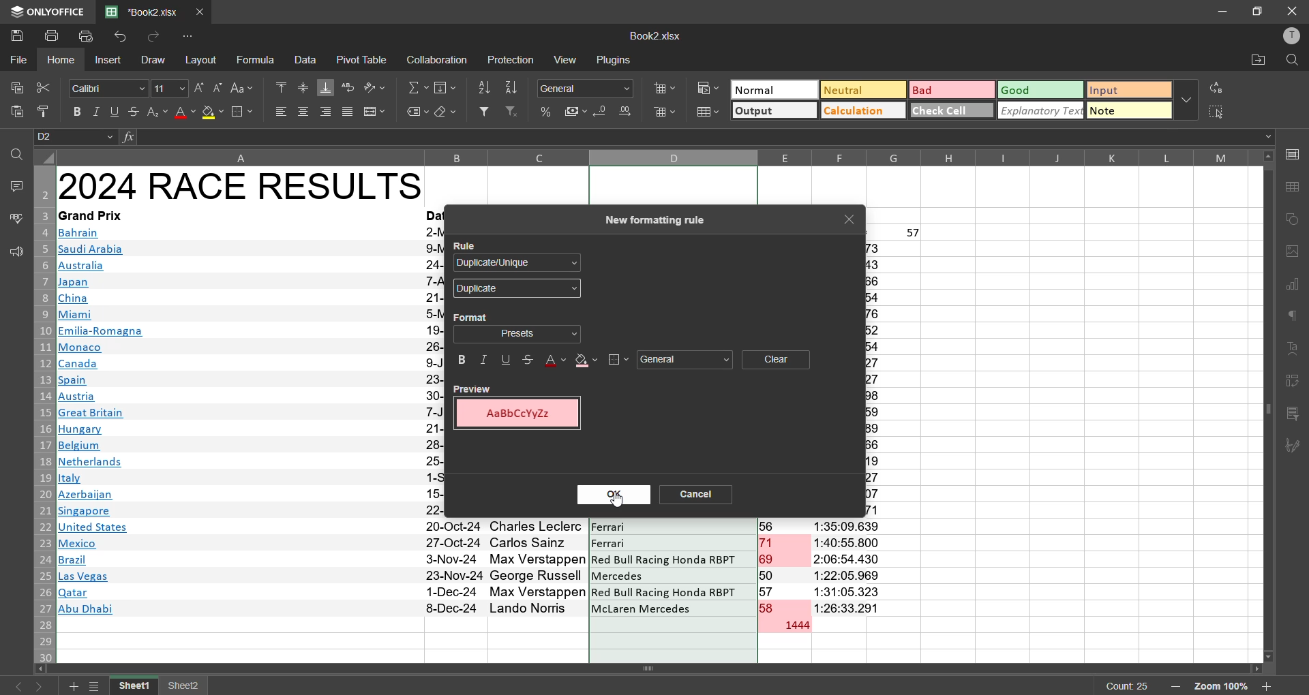  I want to click on formula, so click(258, 60).